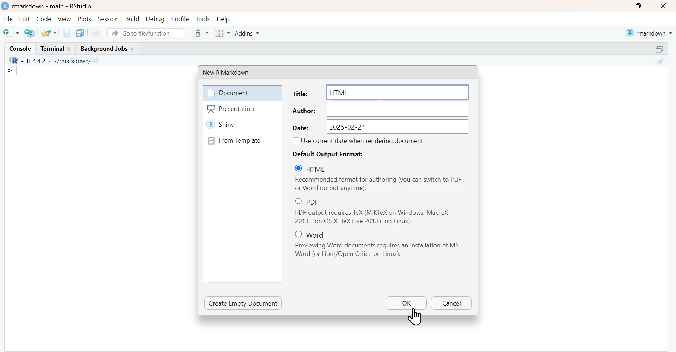 This screenshot has width=676, height=352. What do you see at coordinates (97, 61) in the screenshot?
I see `go to directory` at bounding box center [97, 61].